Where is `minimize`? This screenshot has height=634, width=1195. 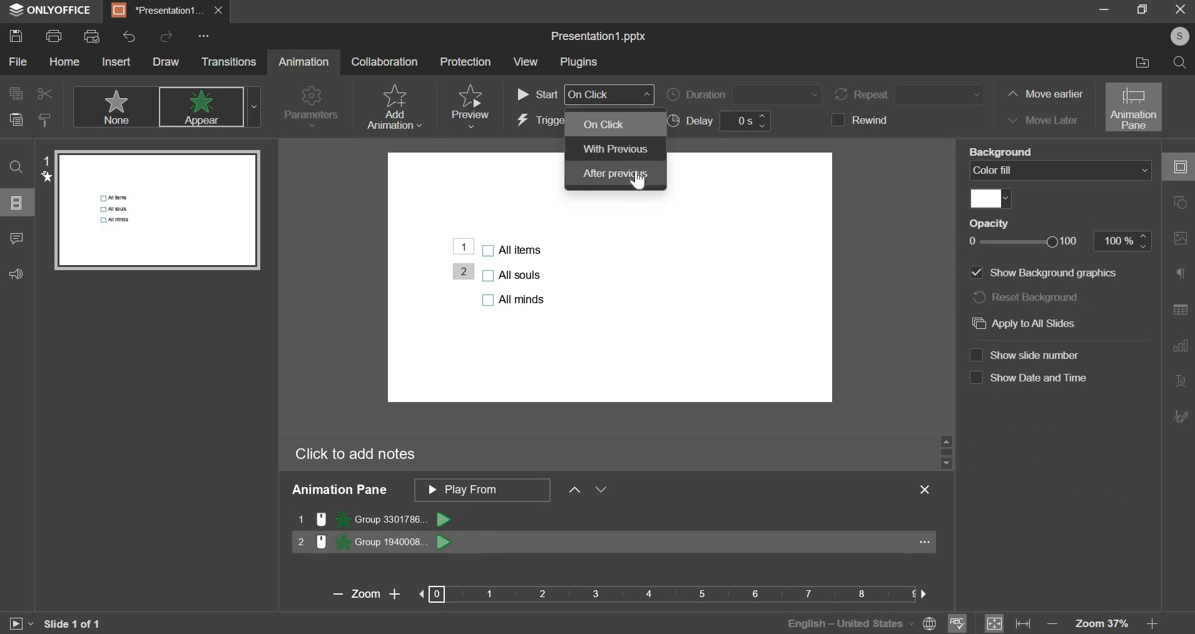
minimize is located at coordinates (1102, 13).